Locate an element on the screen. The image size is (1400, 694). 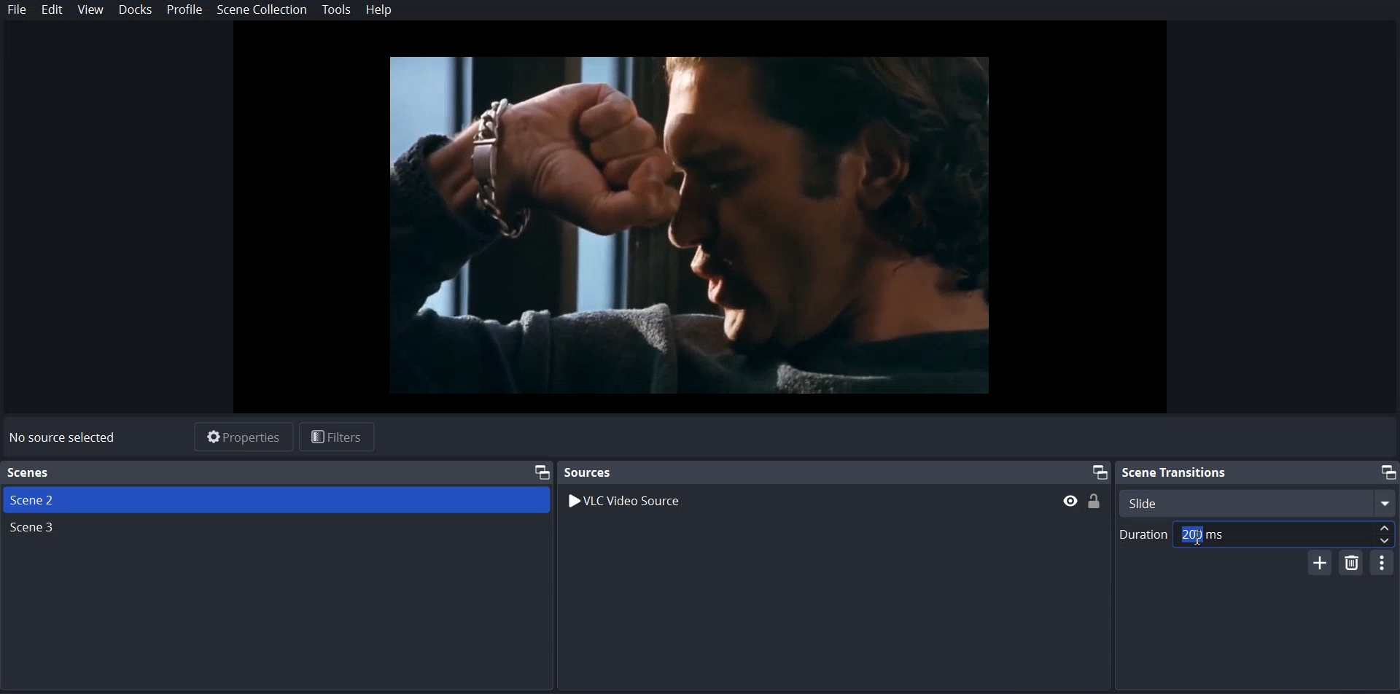
File is located at coordinates (17, 9).